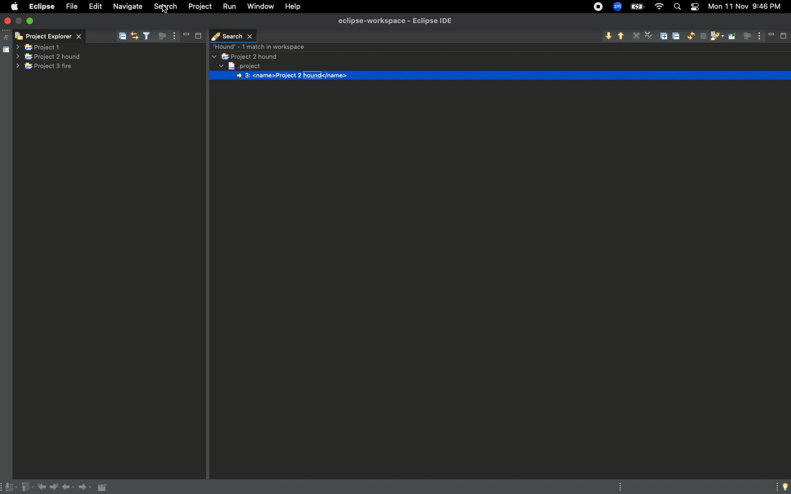 The height and width of the screenshot is (494, 791). What do you see at coordinates (608, 36) in the screenshot?
I see `Show next match` at bounding box center [608, 36].